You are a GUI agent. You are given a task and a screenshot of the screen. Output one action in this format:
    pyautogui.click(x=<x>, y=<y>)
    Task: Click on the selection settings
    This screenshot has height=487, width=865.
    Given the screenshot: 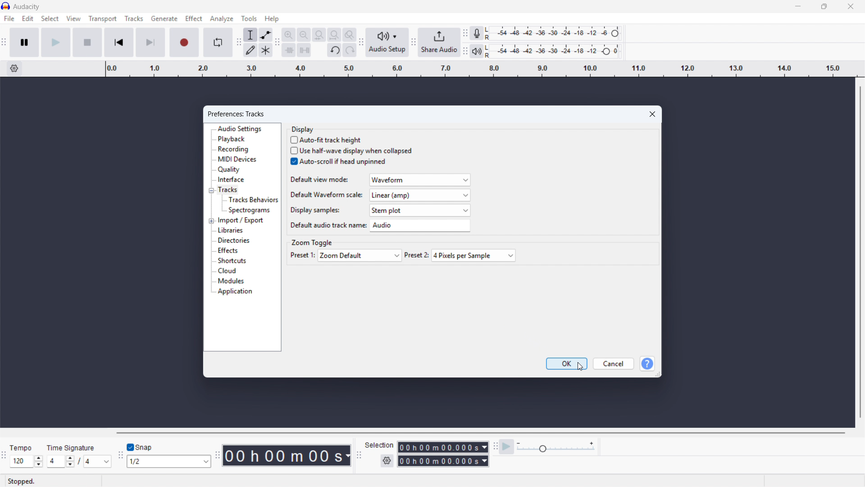 What is the action you would take?
    pyautogui.click(x=387, y=461)
    